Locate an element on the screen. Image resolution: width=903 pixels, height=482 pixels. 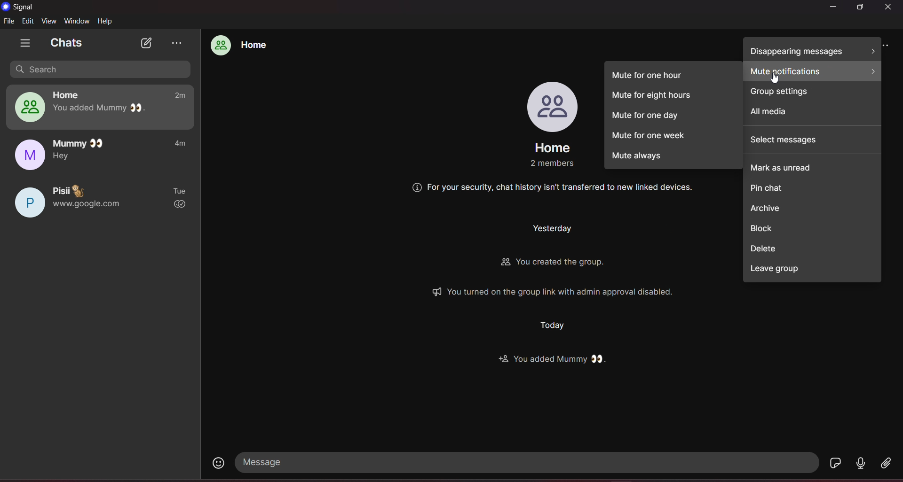
archieve is located at coordinates (811, 210).